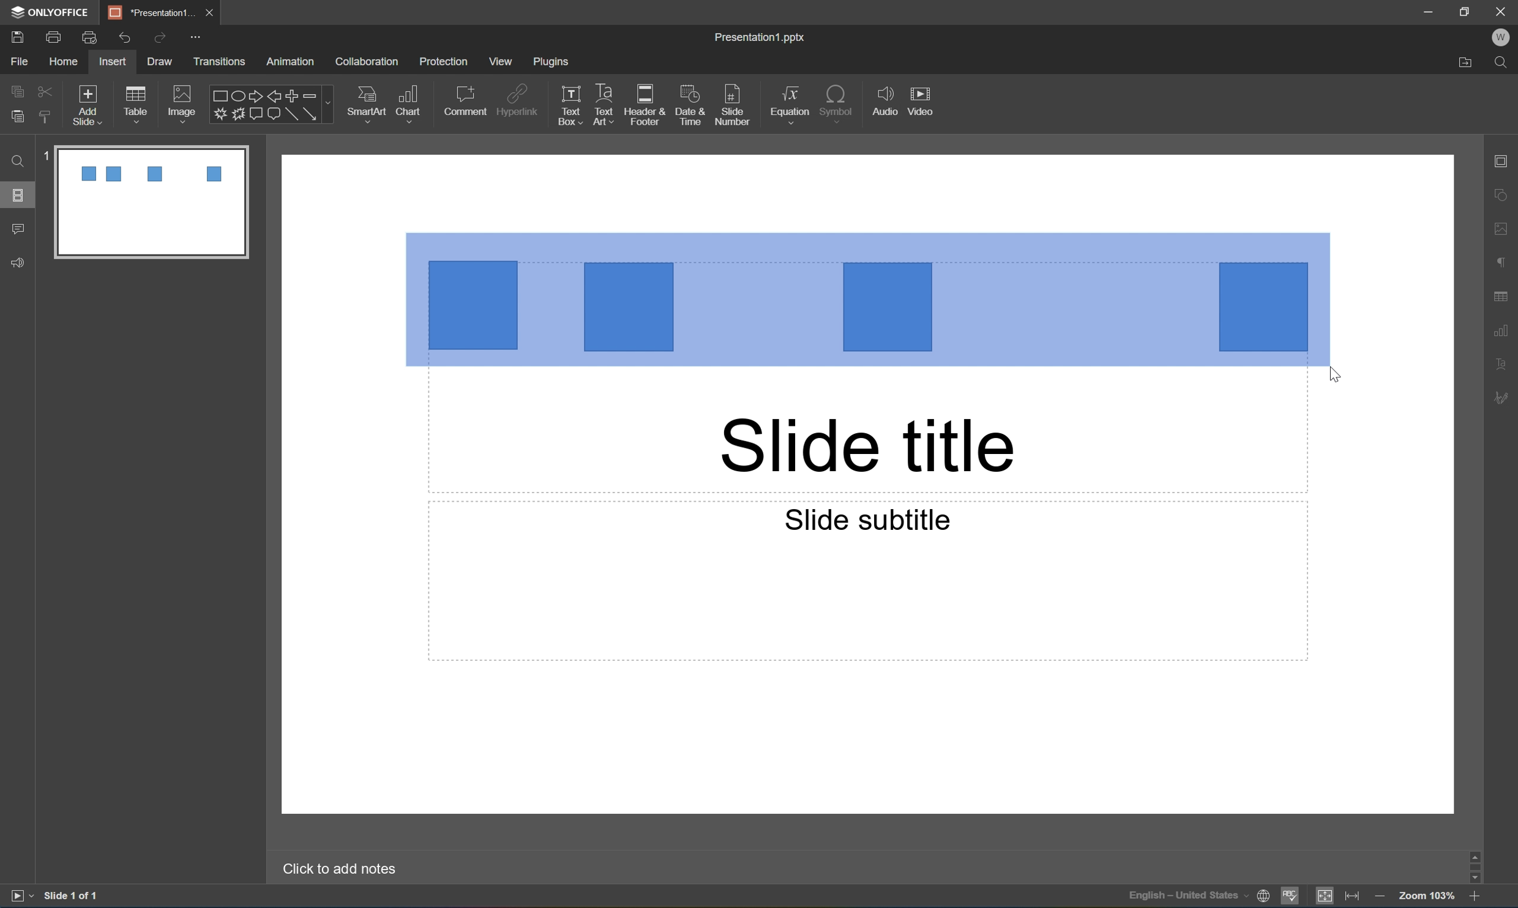 Image resolution: width=1518 pixels, height=908 pixels. I want to click on shapes, so click(271, 104).